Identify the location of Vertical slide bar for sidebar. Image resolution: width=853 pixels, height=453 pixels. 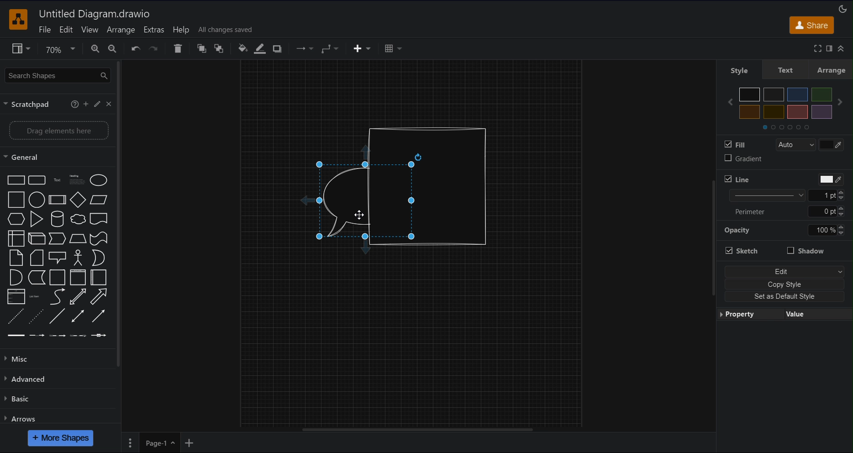
(118, 215).